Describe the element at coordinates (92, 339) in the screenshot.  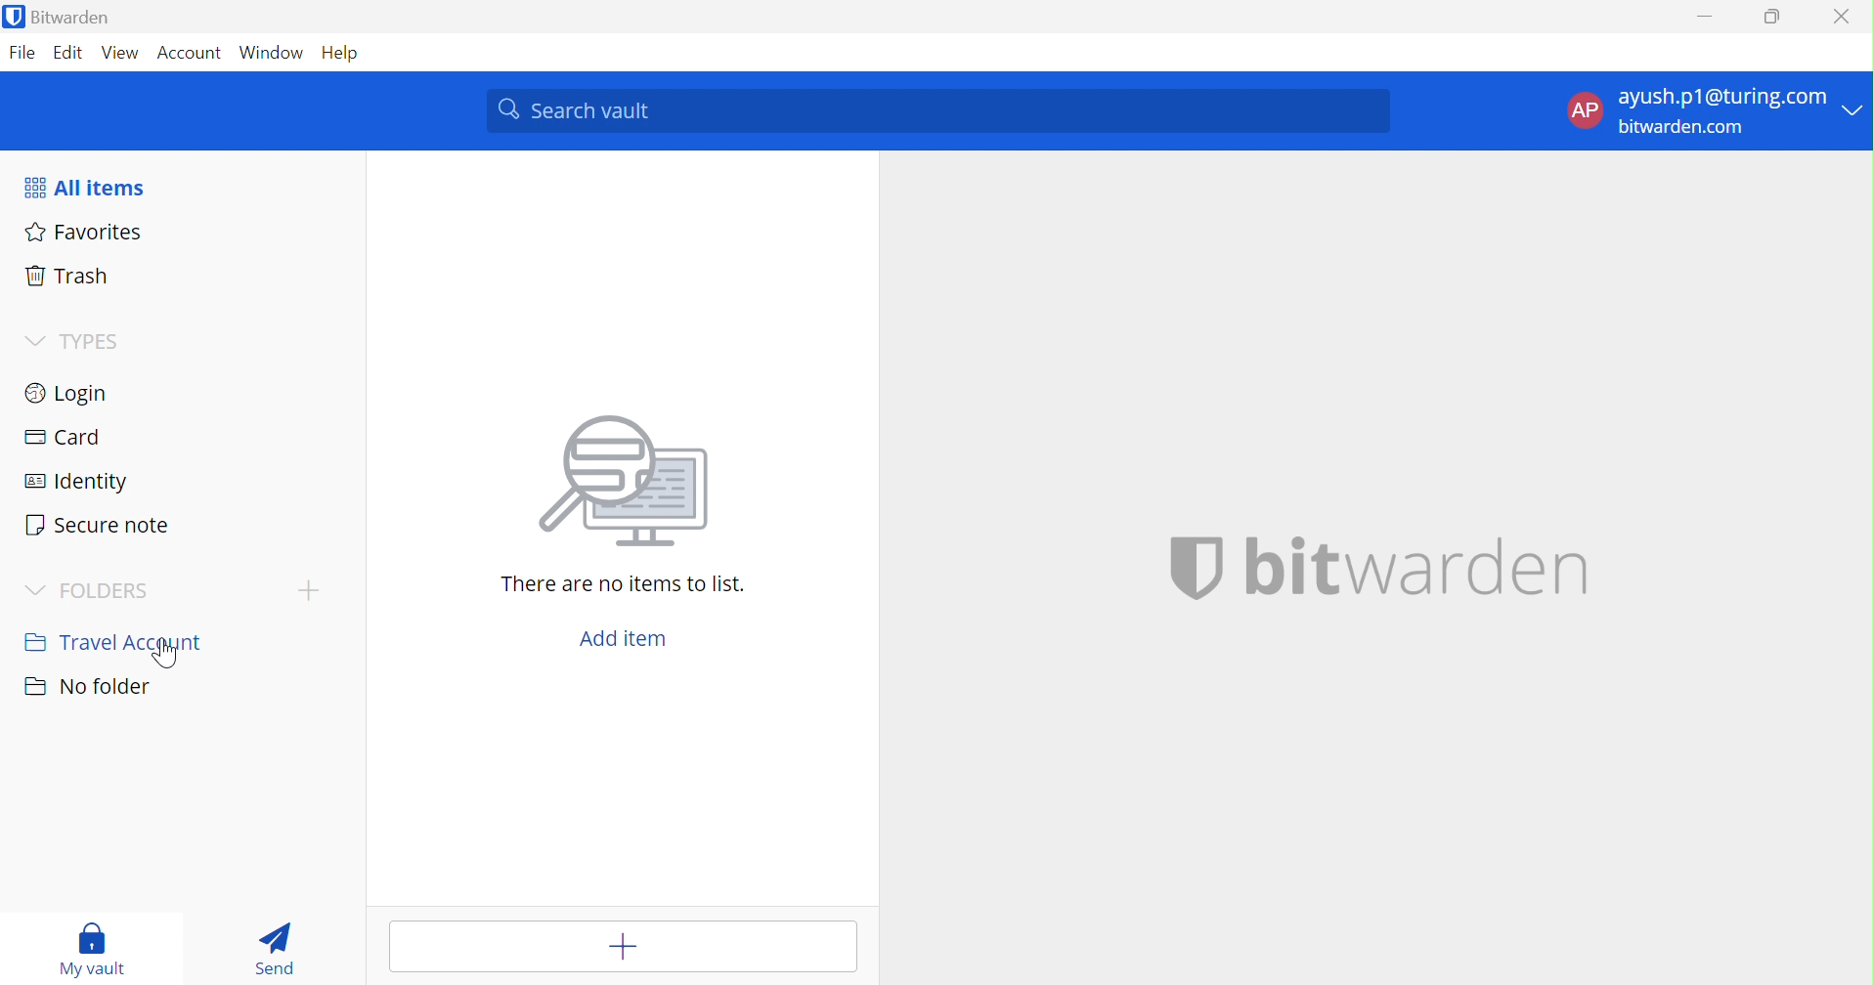
I see `TYPES` at that location.